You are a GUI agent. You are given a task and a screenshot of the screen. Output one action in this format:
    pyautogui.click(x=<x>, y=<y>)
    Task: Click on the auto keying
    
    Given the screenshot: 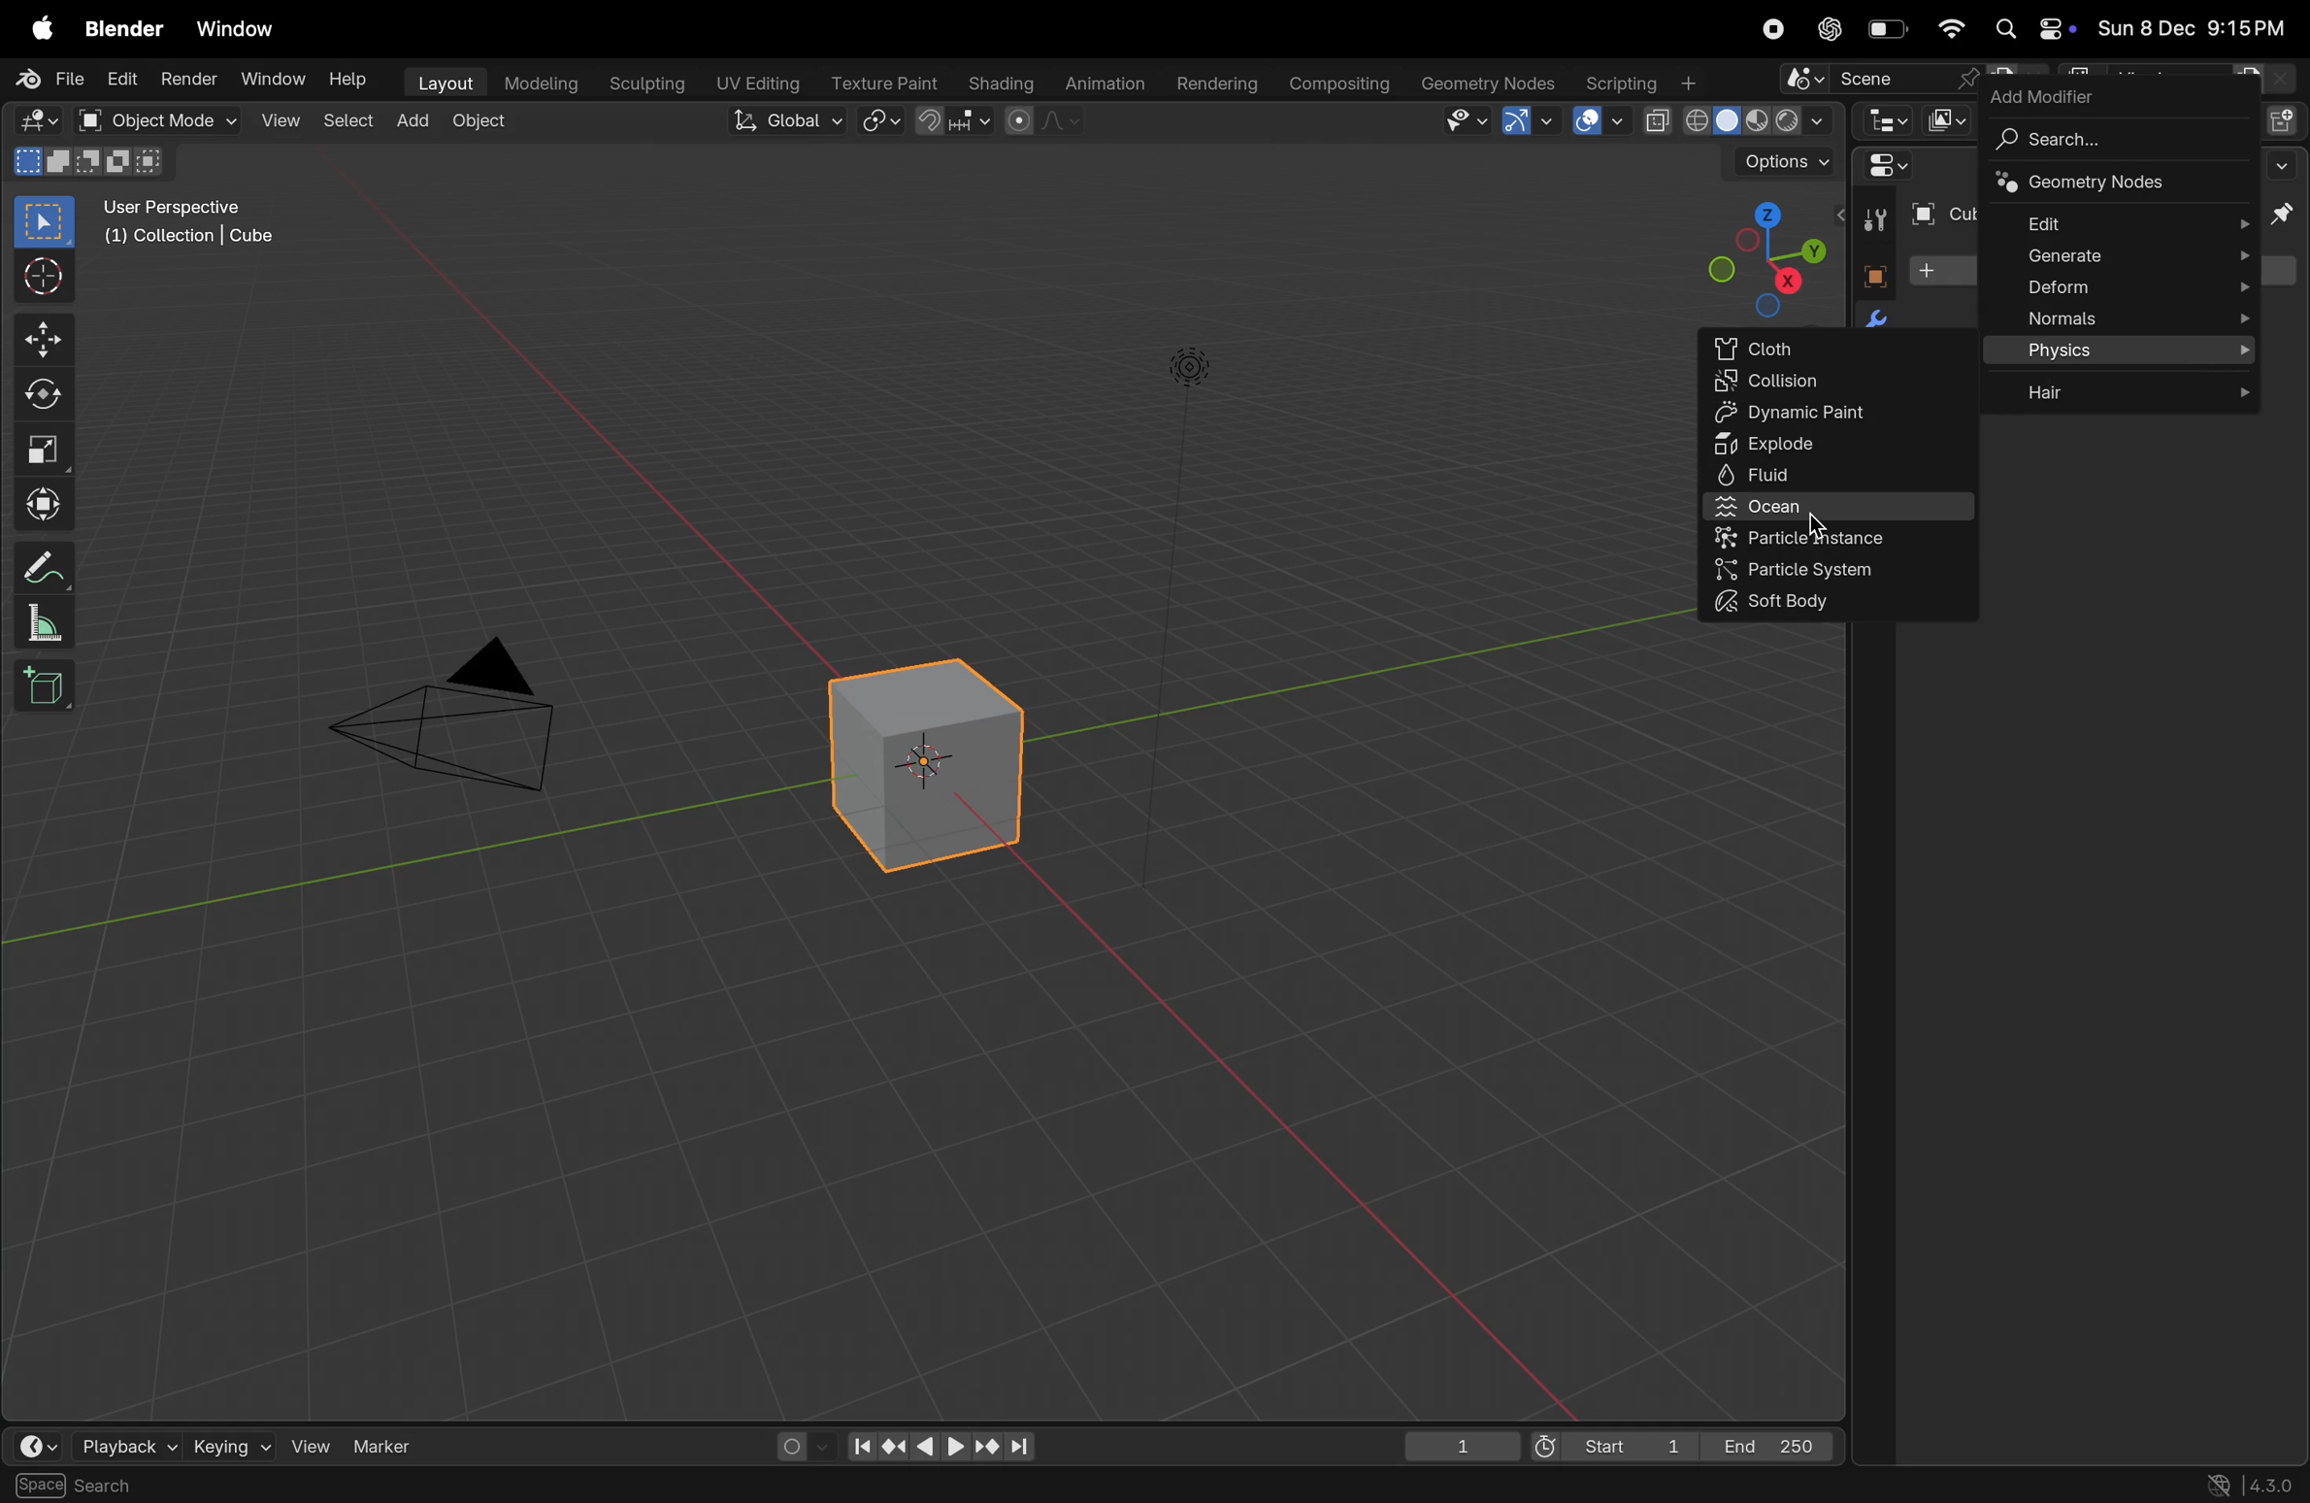 What is the action you would take?
    pyautogui.click(x=795, y=1442)
    